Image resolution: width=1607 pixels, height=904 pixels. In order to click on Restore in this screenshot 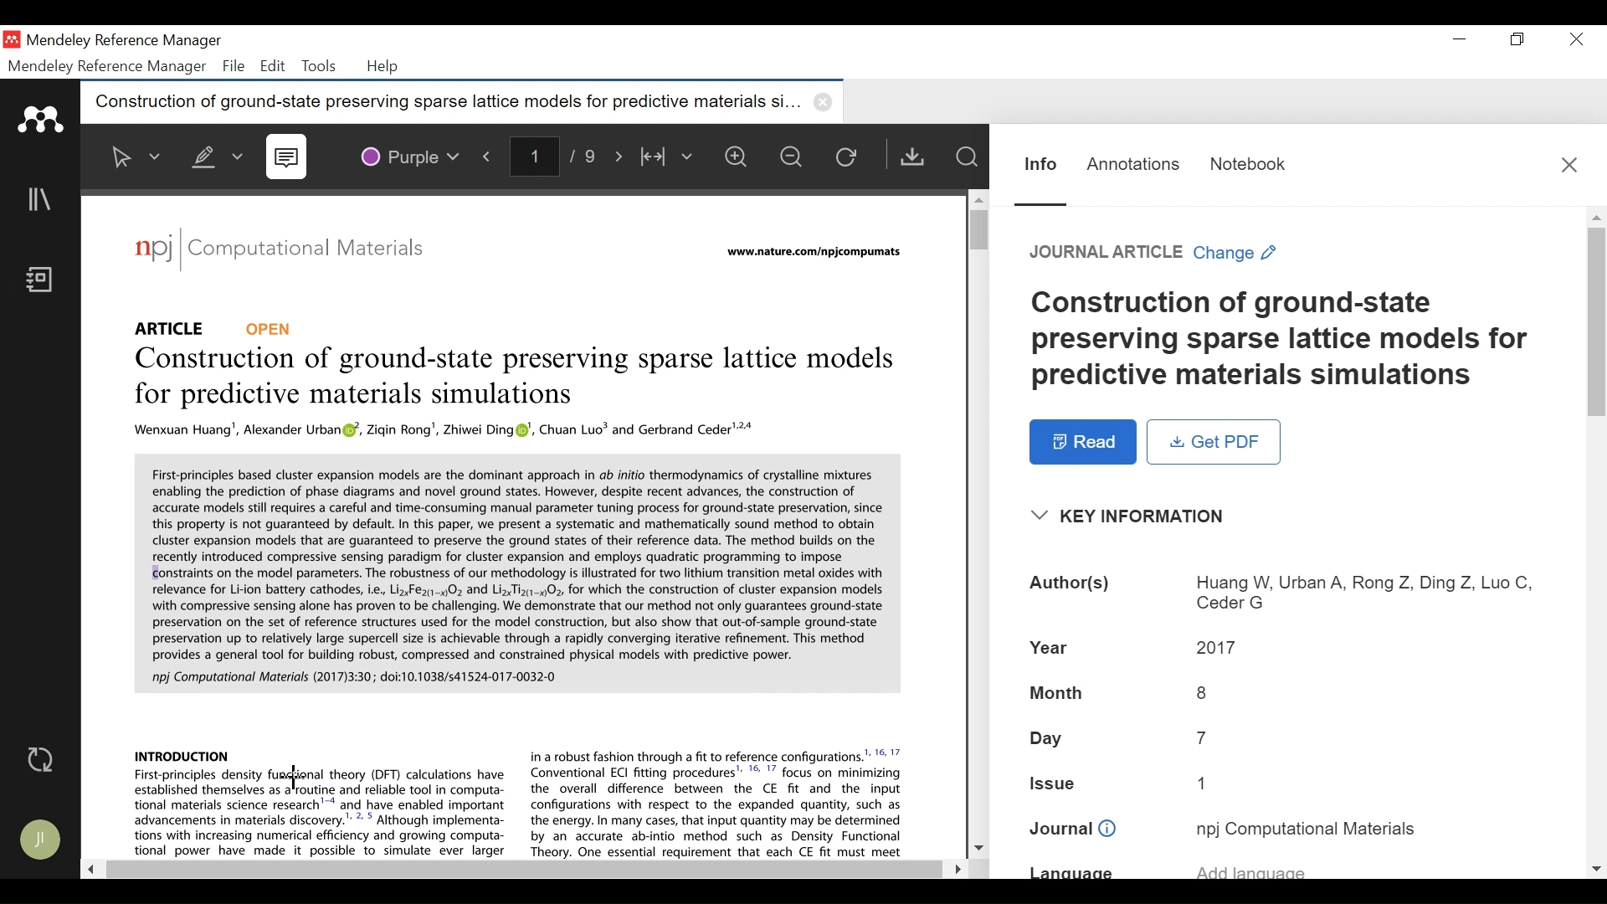, I will do `click(1516, 40)`.